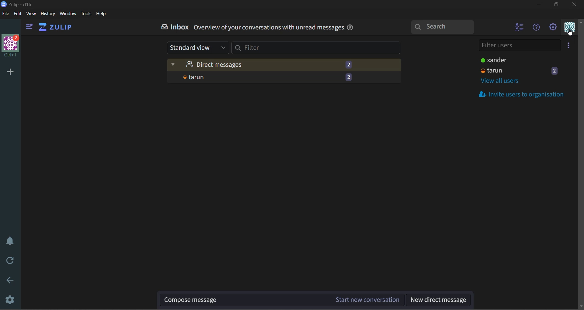 The width and height of the screenshot is (584, 310). I want to click on hide users list, so click(518, 29).